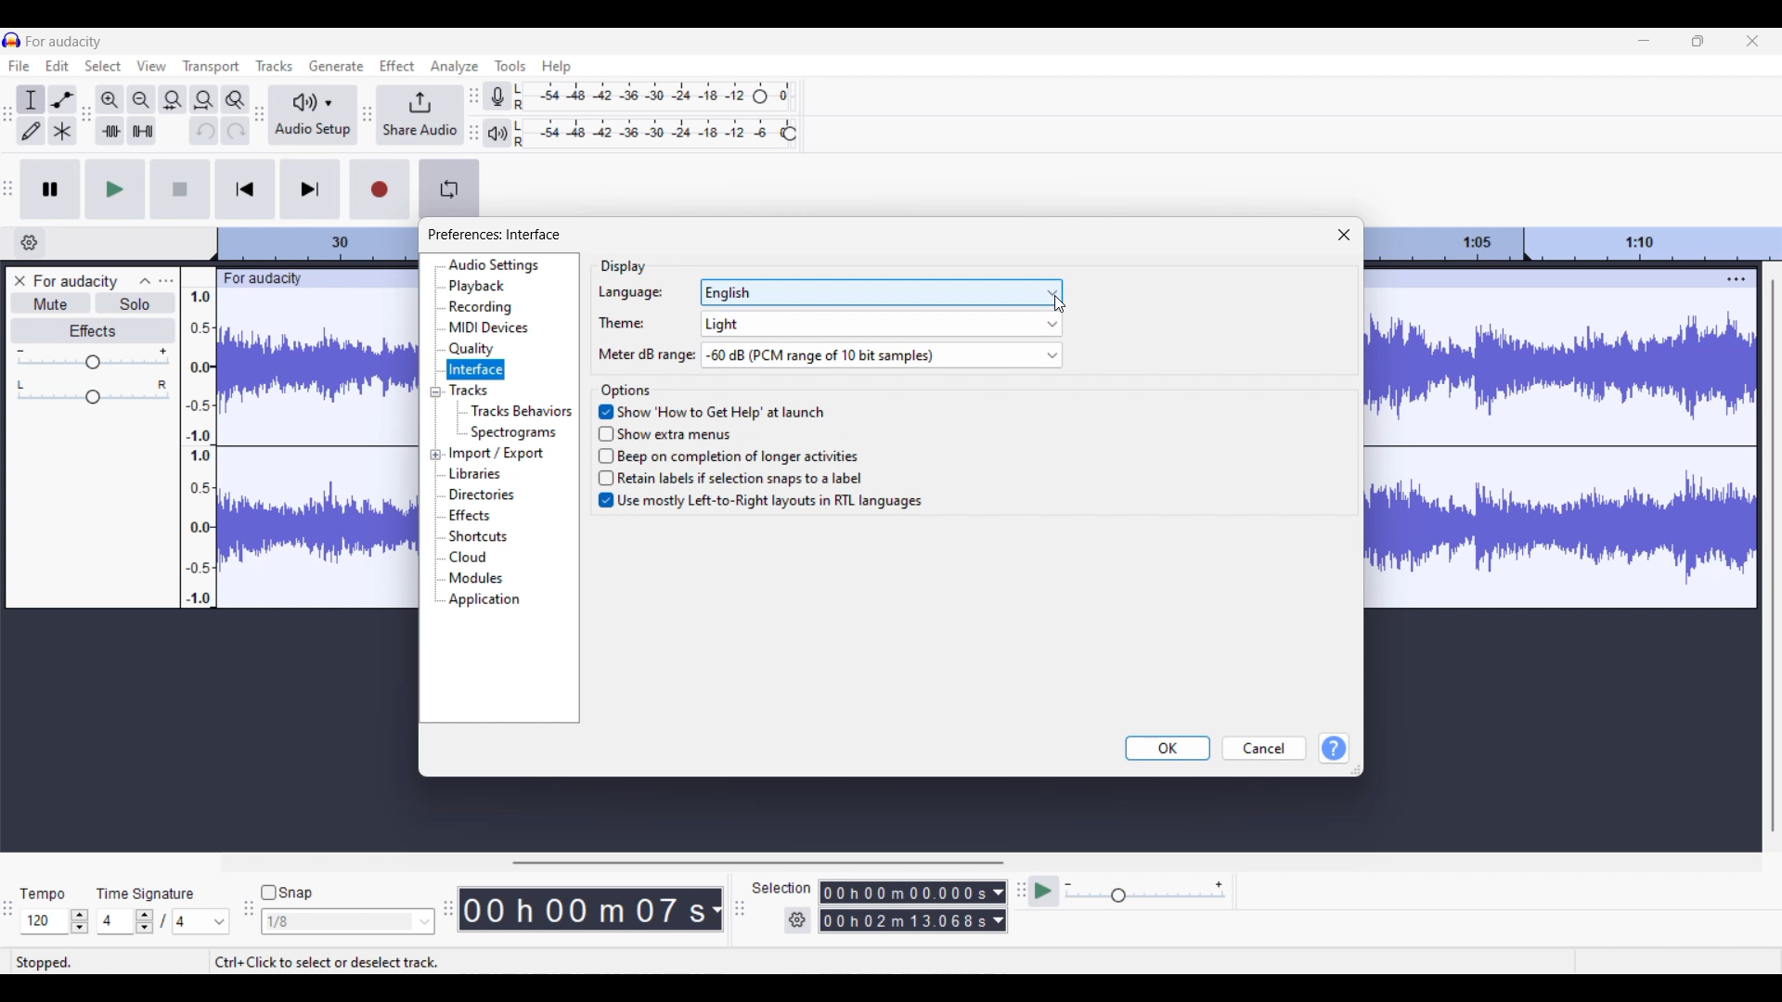  Describe the element at coordinates (397, 65) in the screenshot. I see `Effect menu` at that location.